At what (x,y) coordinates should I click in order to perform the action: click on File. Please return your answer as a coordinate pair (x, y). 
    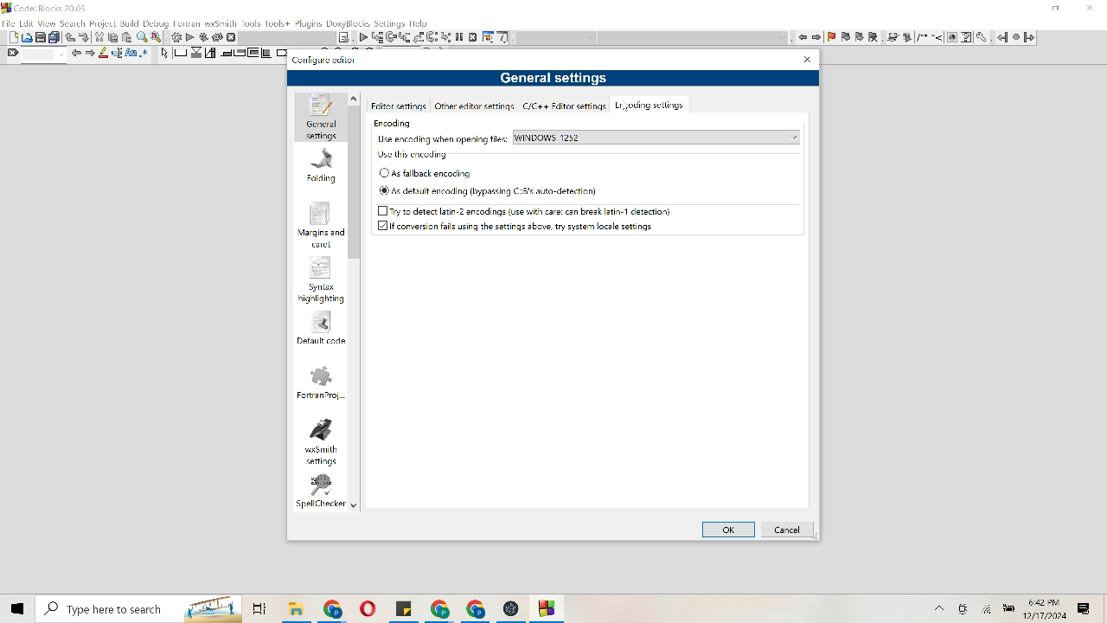
    Looking at the image, I should click on (439, 608).